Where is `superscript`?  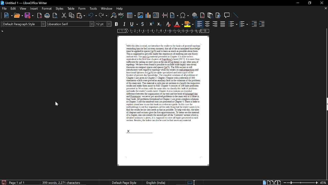 superscript is located at coordinates (151, 24).